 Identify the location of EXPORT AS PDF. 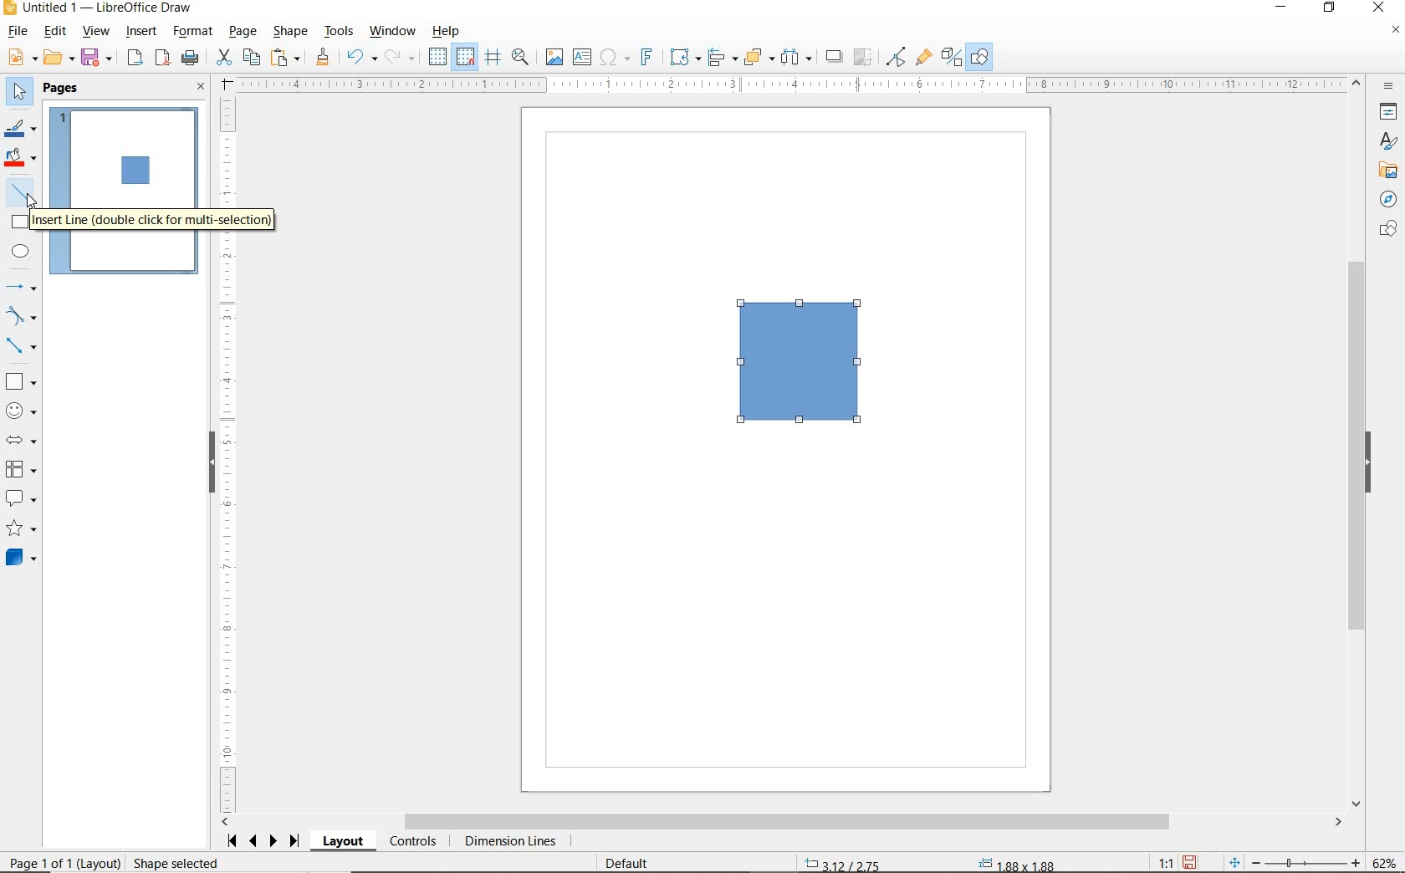
(164, 59).